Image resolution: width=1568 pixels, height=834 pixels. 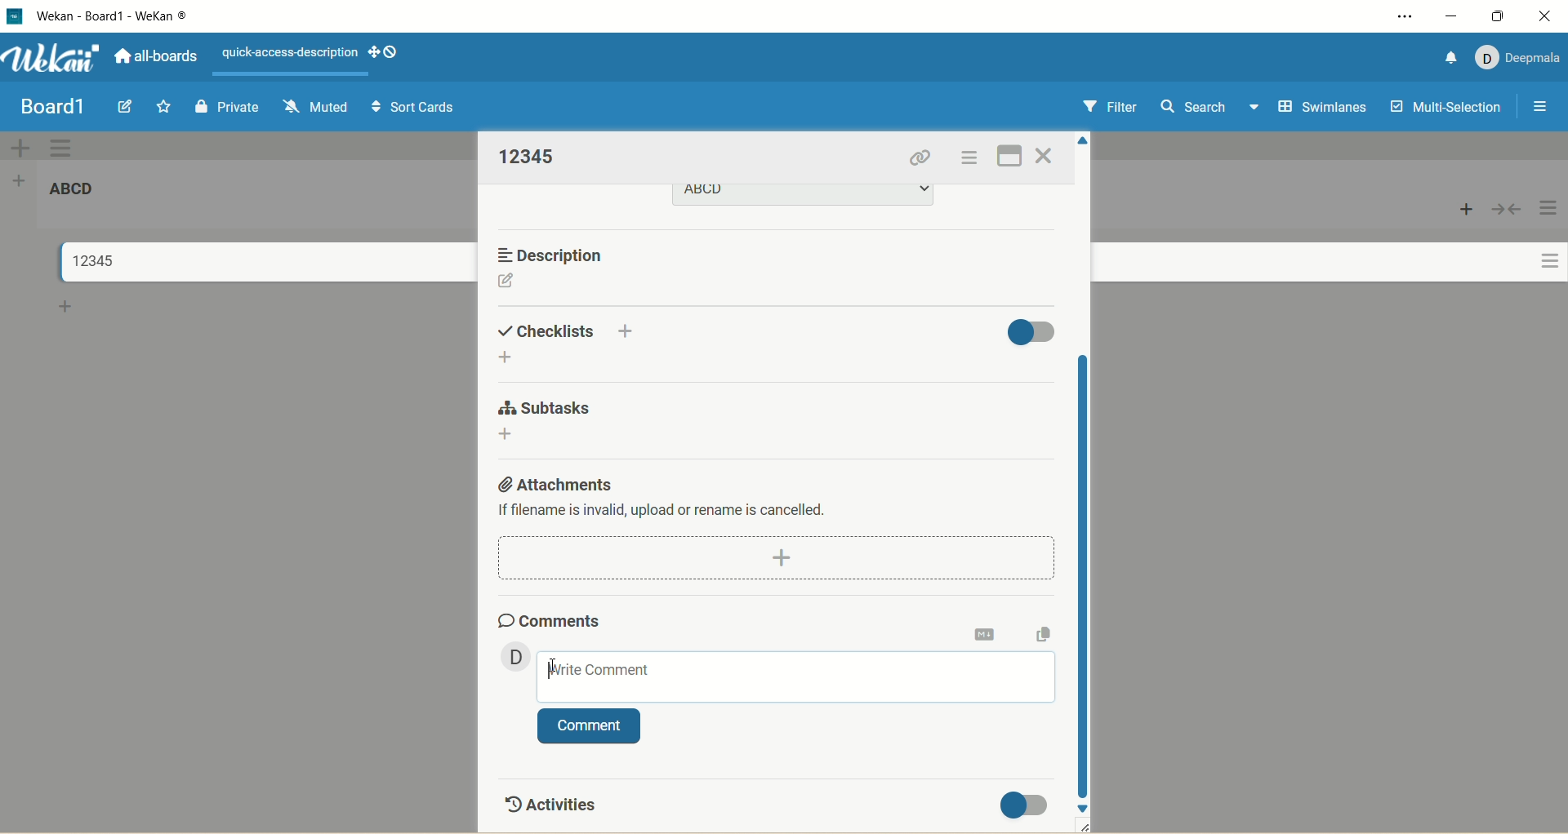 I want to click on favorite, so click(x=160, y=109).